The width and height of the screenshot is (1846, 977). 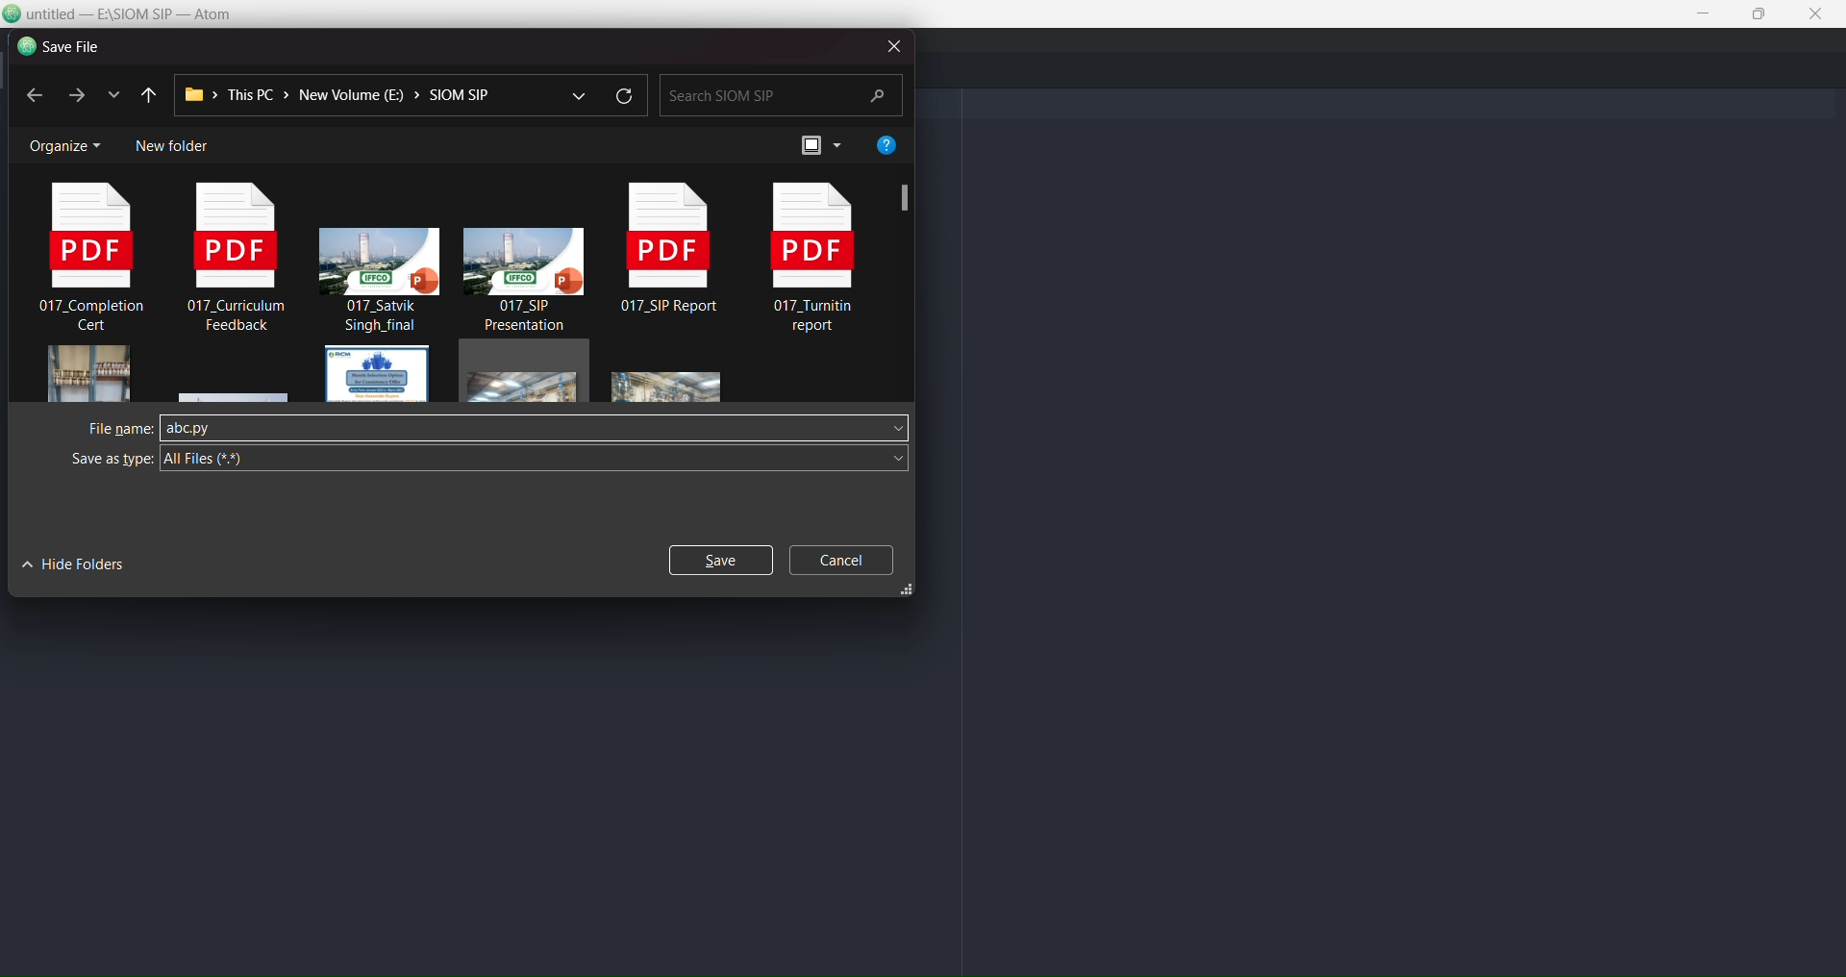 I want to click on file, so click(x=520, y=373).